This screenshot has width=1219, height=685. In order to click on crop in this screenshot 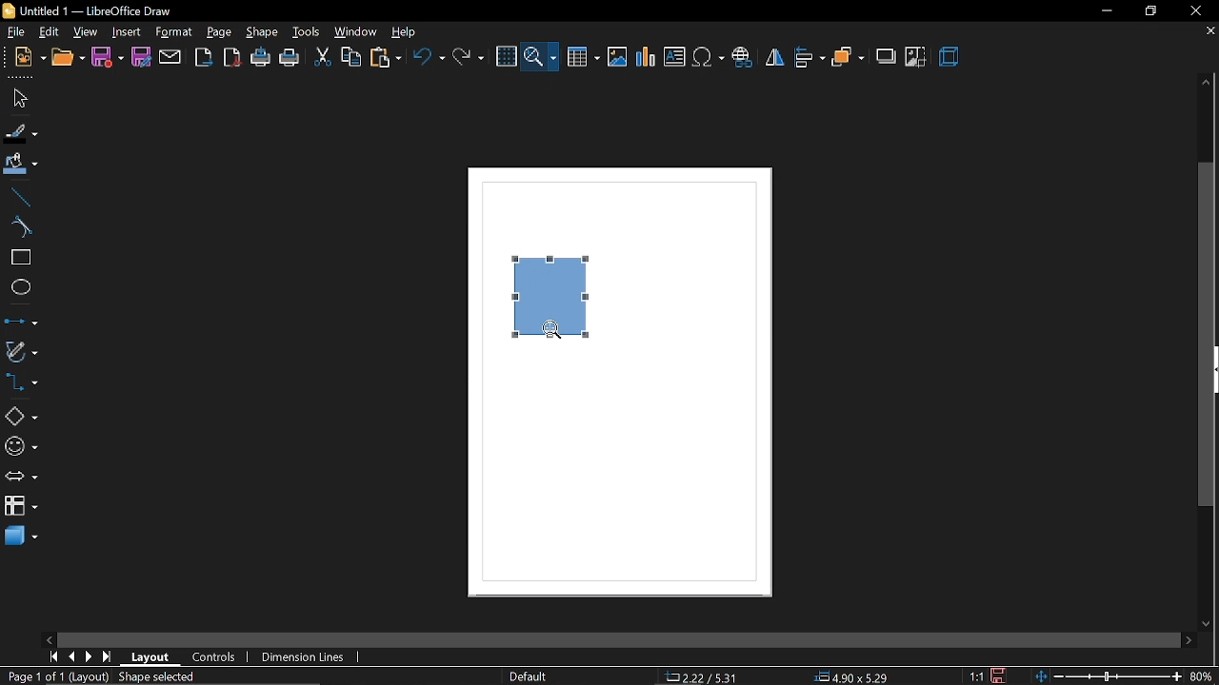, I will do `click(916, 58)`.